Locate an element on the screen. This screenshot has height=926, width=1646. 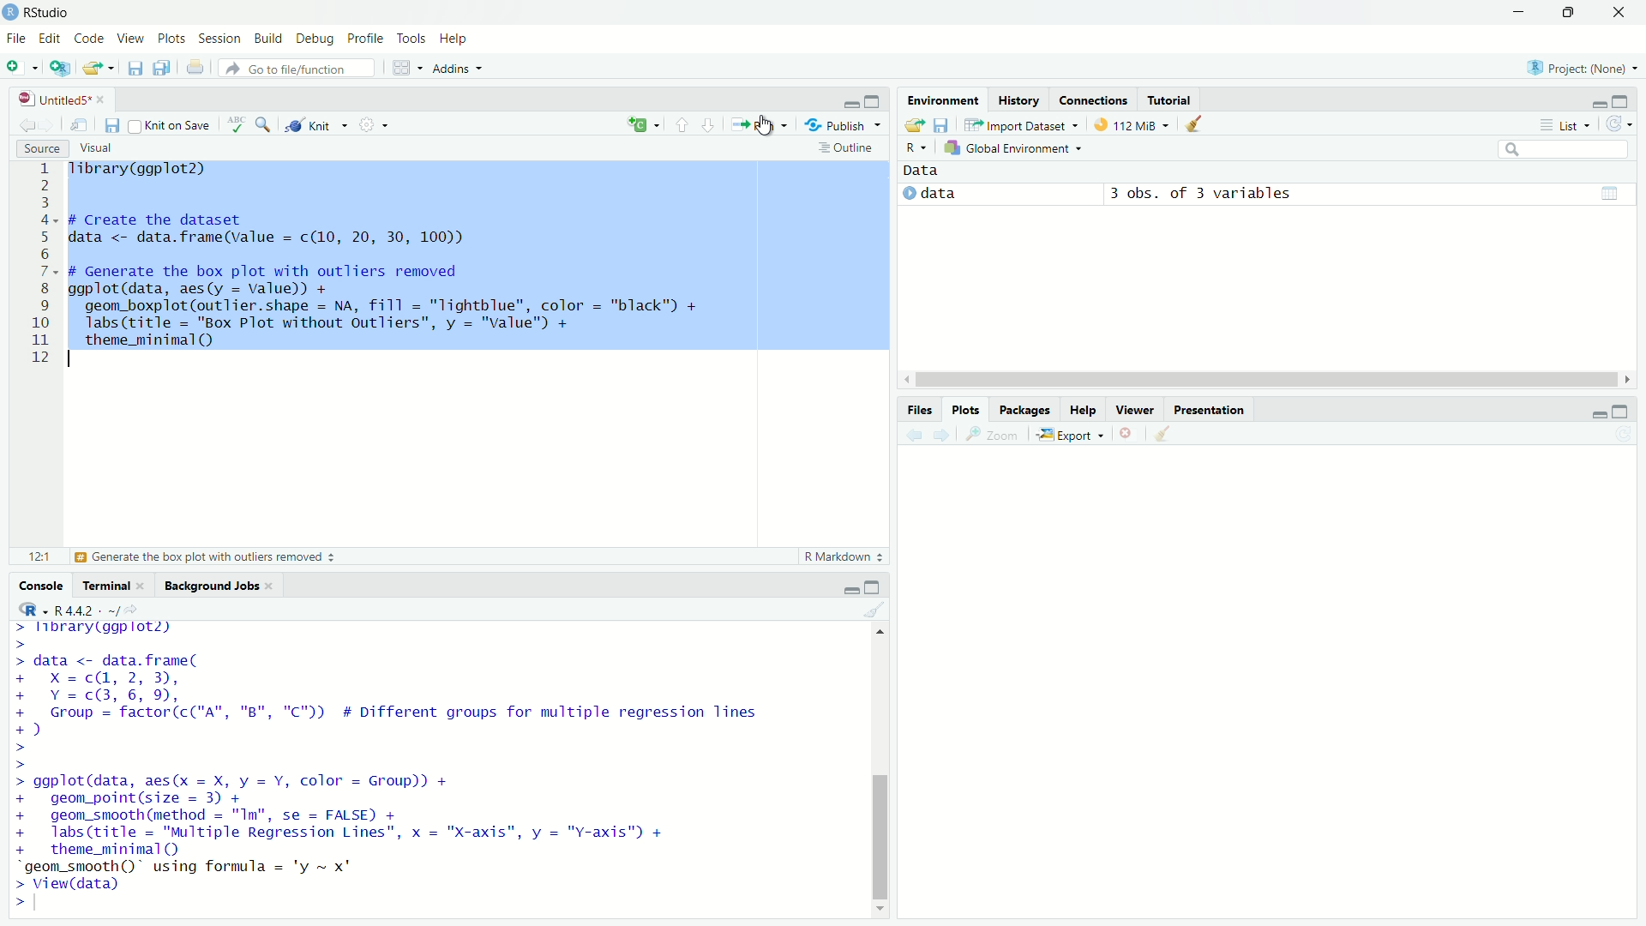
minimise is located at coordinates (1589, 102).